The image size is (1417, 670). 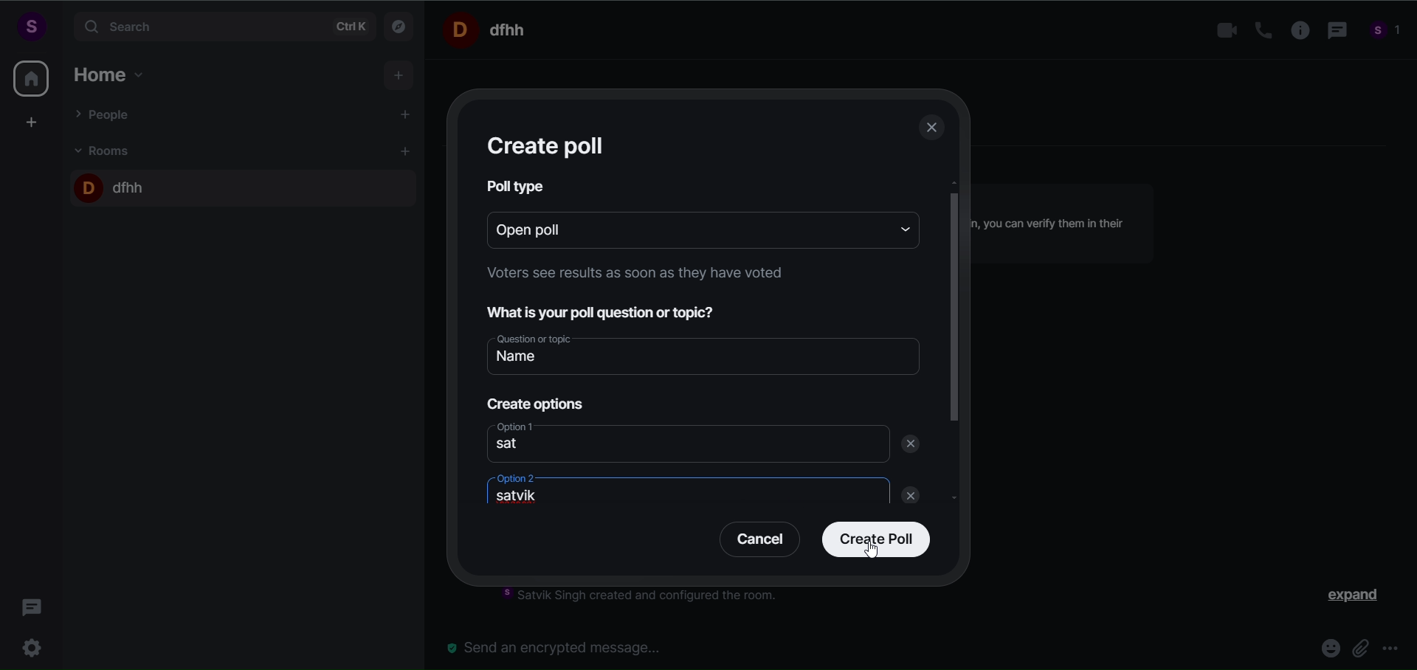 What do you see at coordinates (703, 354) in the screenshot?
I see `question or topic` at bounding box center [703, 354].